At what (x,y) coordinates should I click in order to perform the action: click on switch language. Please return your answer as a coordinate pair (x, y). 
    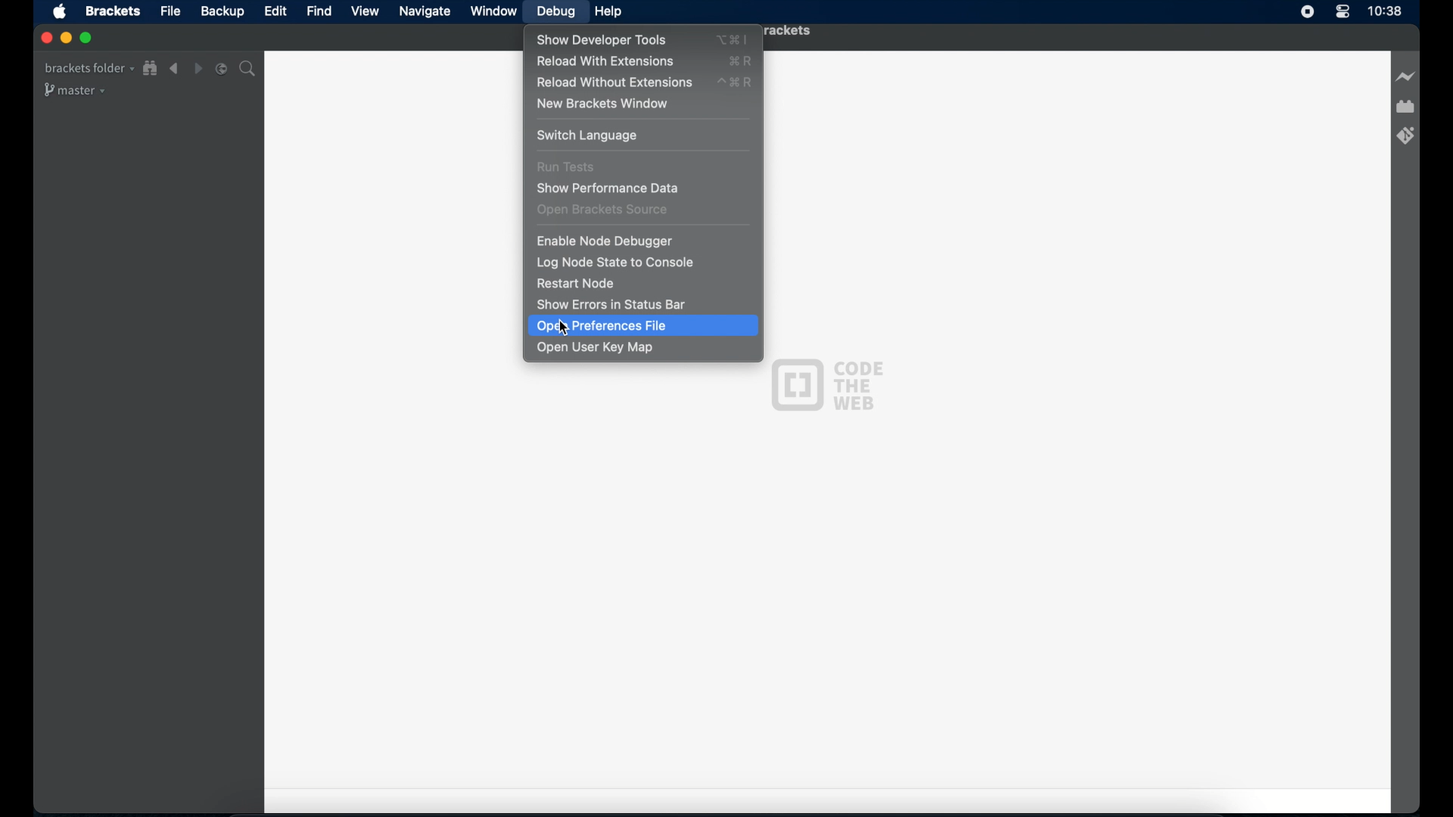
    Looking at the image, I should click on (588, 135).